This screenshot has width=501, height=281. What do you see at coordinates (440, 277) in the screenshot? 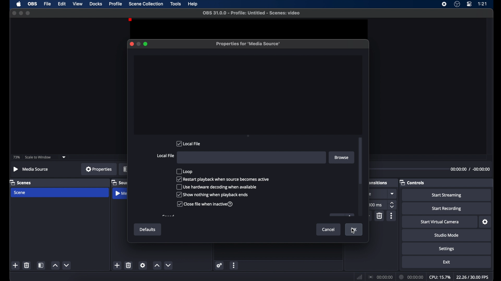
I see `cpu` at bounding box center [440, 277].